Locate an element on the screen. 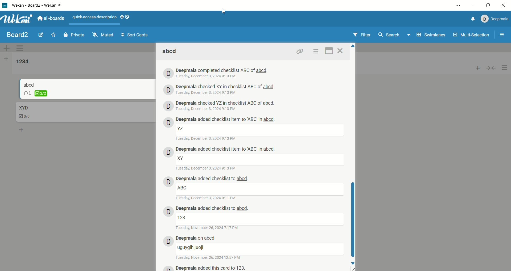 This screenshot has width=511, height=271. date and time is located at coordinates (207, 199).